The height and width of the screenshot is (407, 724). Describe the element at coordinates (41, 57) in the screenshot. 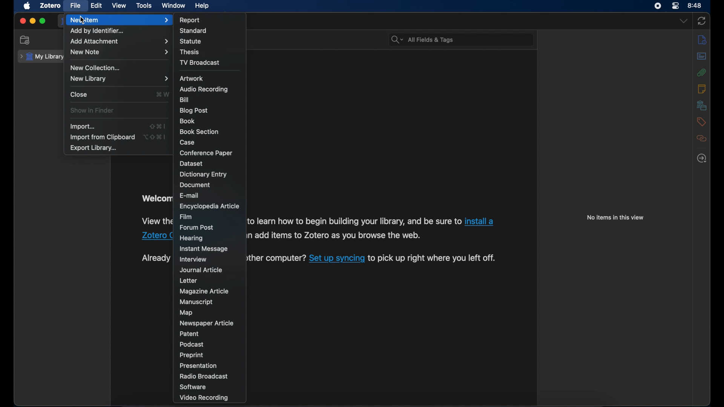

I see `my library` at that location.